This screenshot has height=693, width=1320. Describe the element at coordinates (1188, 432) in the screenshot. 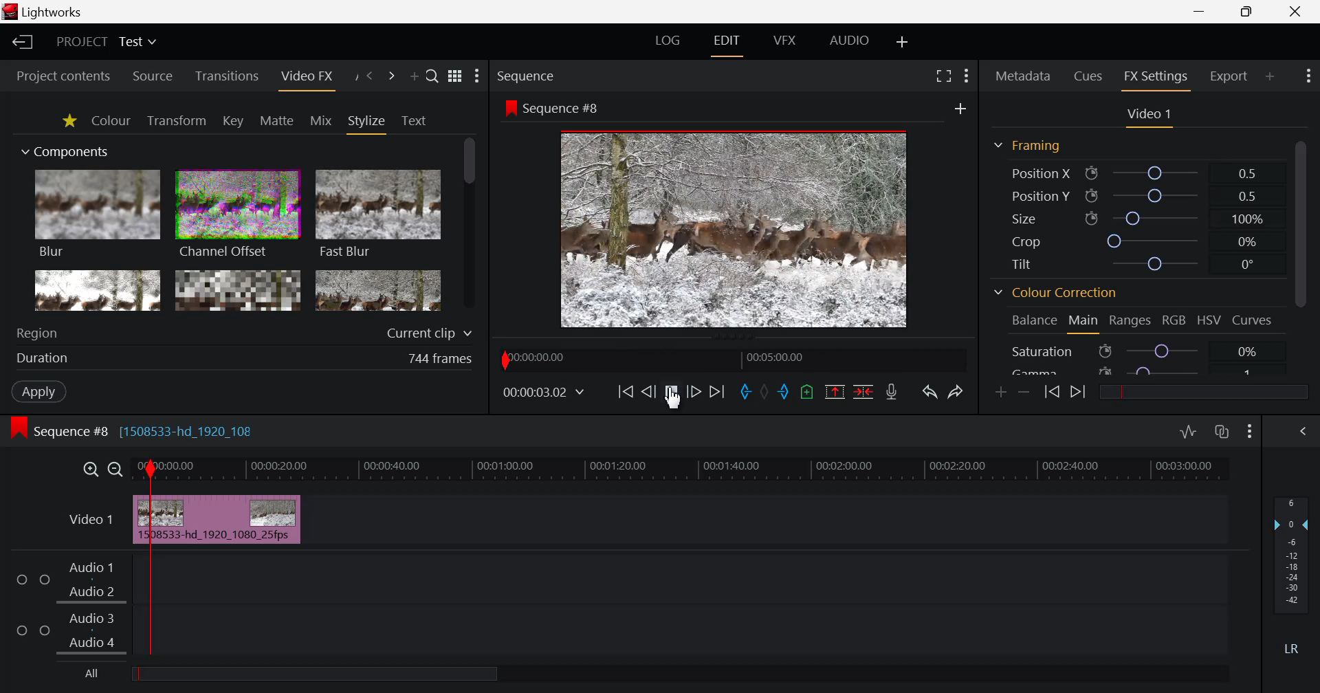

I see `Toggle audio levels editing` at that location.